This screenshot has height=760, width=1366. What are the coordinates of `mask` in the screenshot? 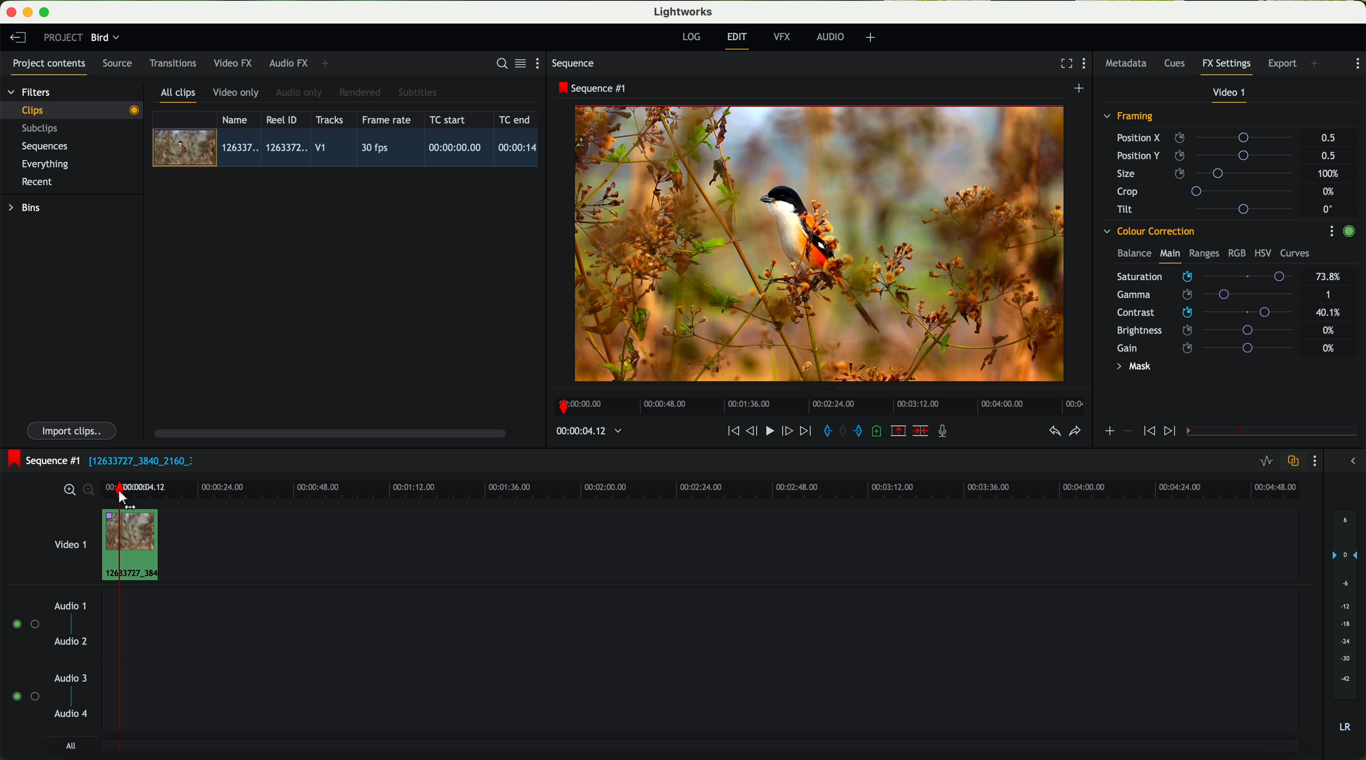 It's located at (1132, 368).